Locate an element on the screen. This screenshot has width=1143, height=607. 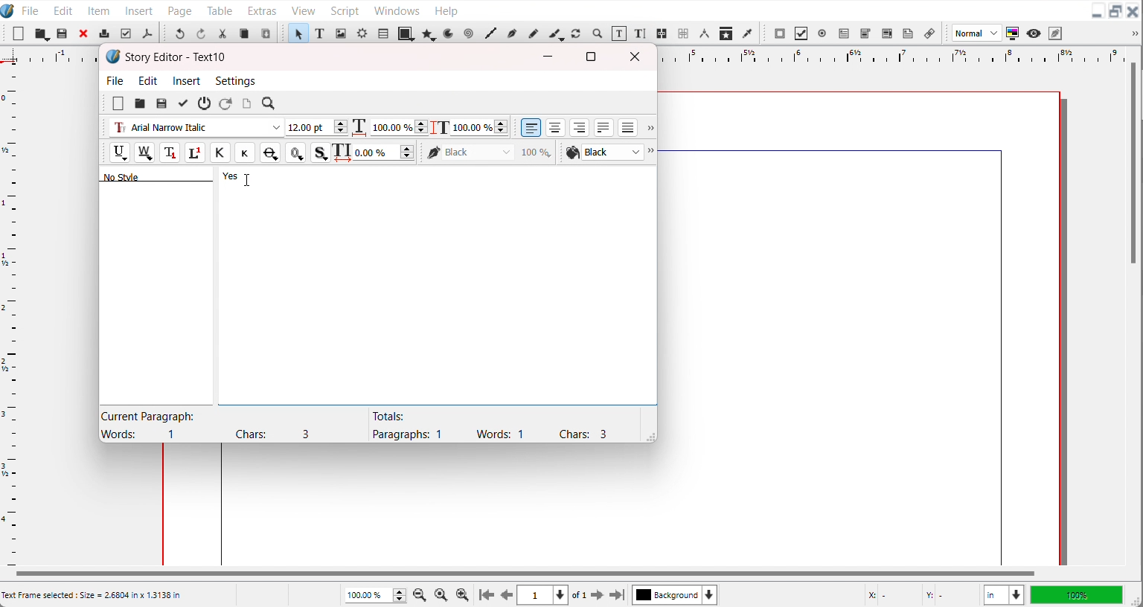
Horizontal scale is located at coordinates (887, 55).